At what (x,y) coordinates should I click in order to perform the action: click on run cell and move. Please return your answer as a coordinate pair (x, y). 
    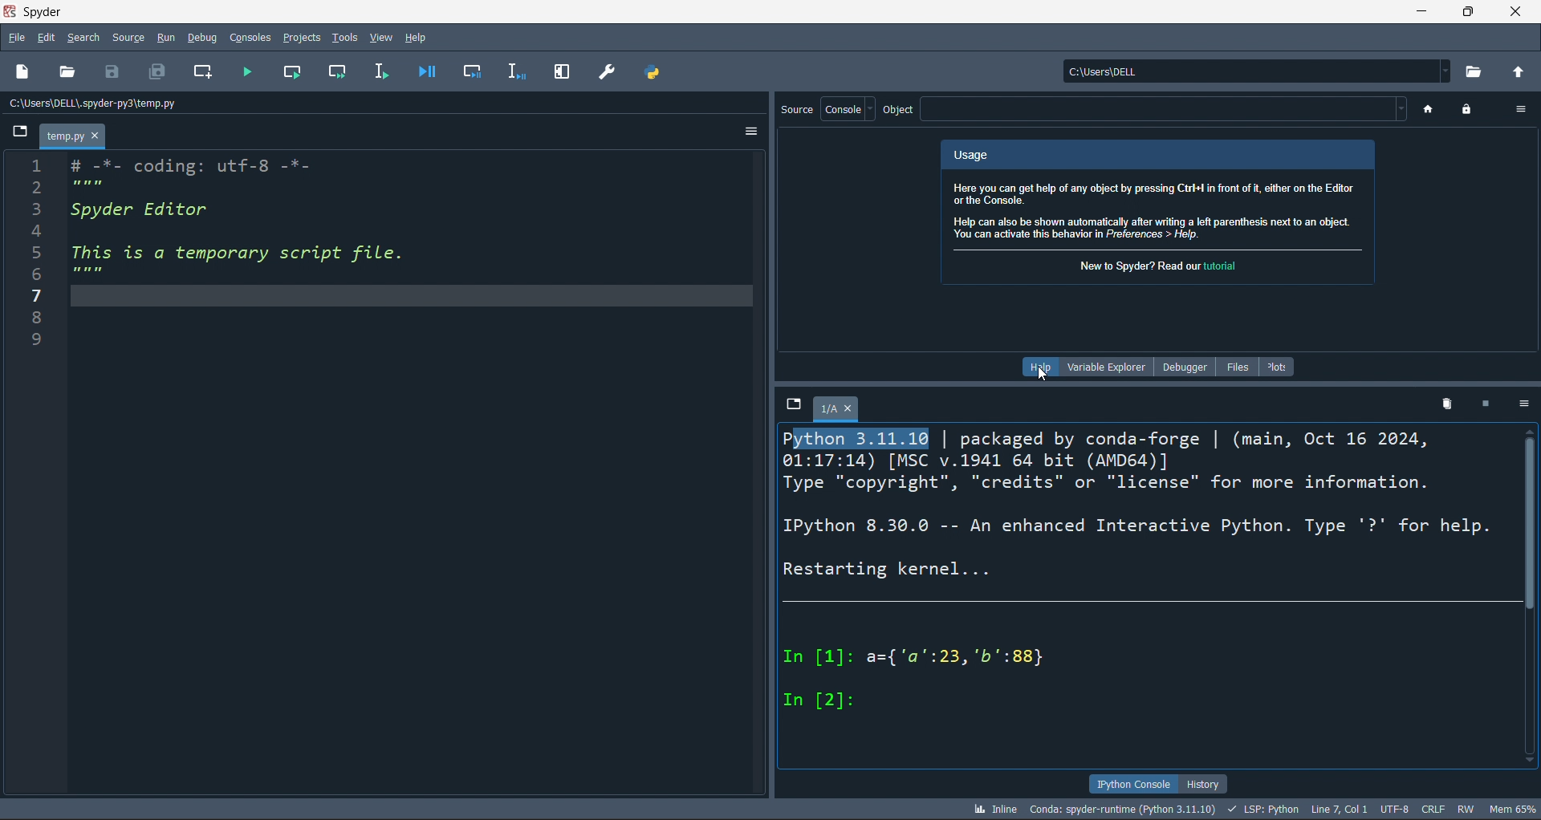
    Looking at the image, I should click on (337, 71).